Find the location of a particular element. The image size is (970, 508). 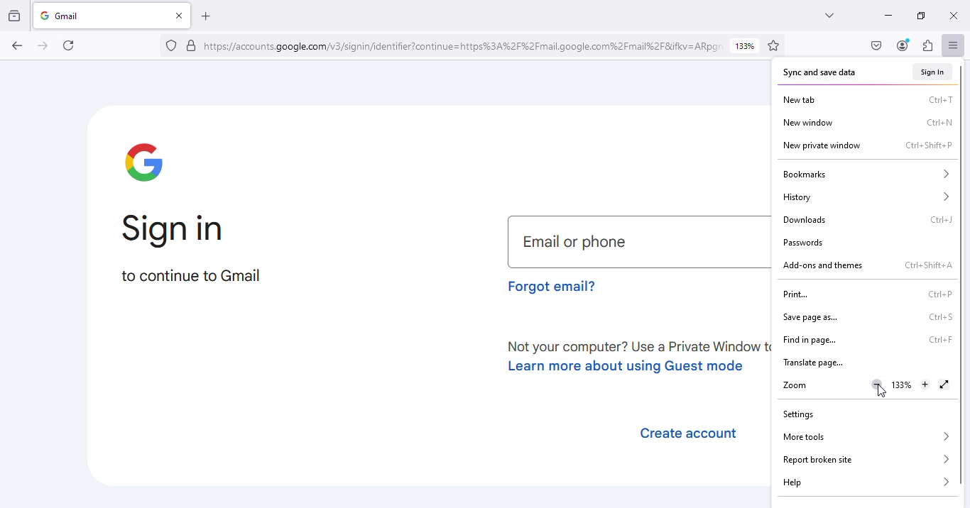

create account is located at coordinates (688, 433).